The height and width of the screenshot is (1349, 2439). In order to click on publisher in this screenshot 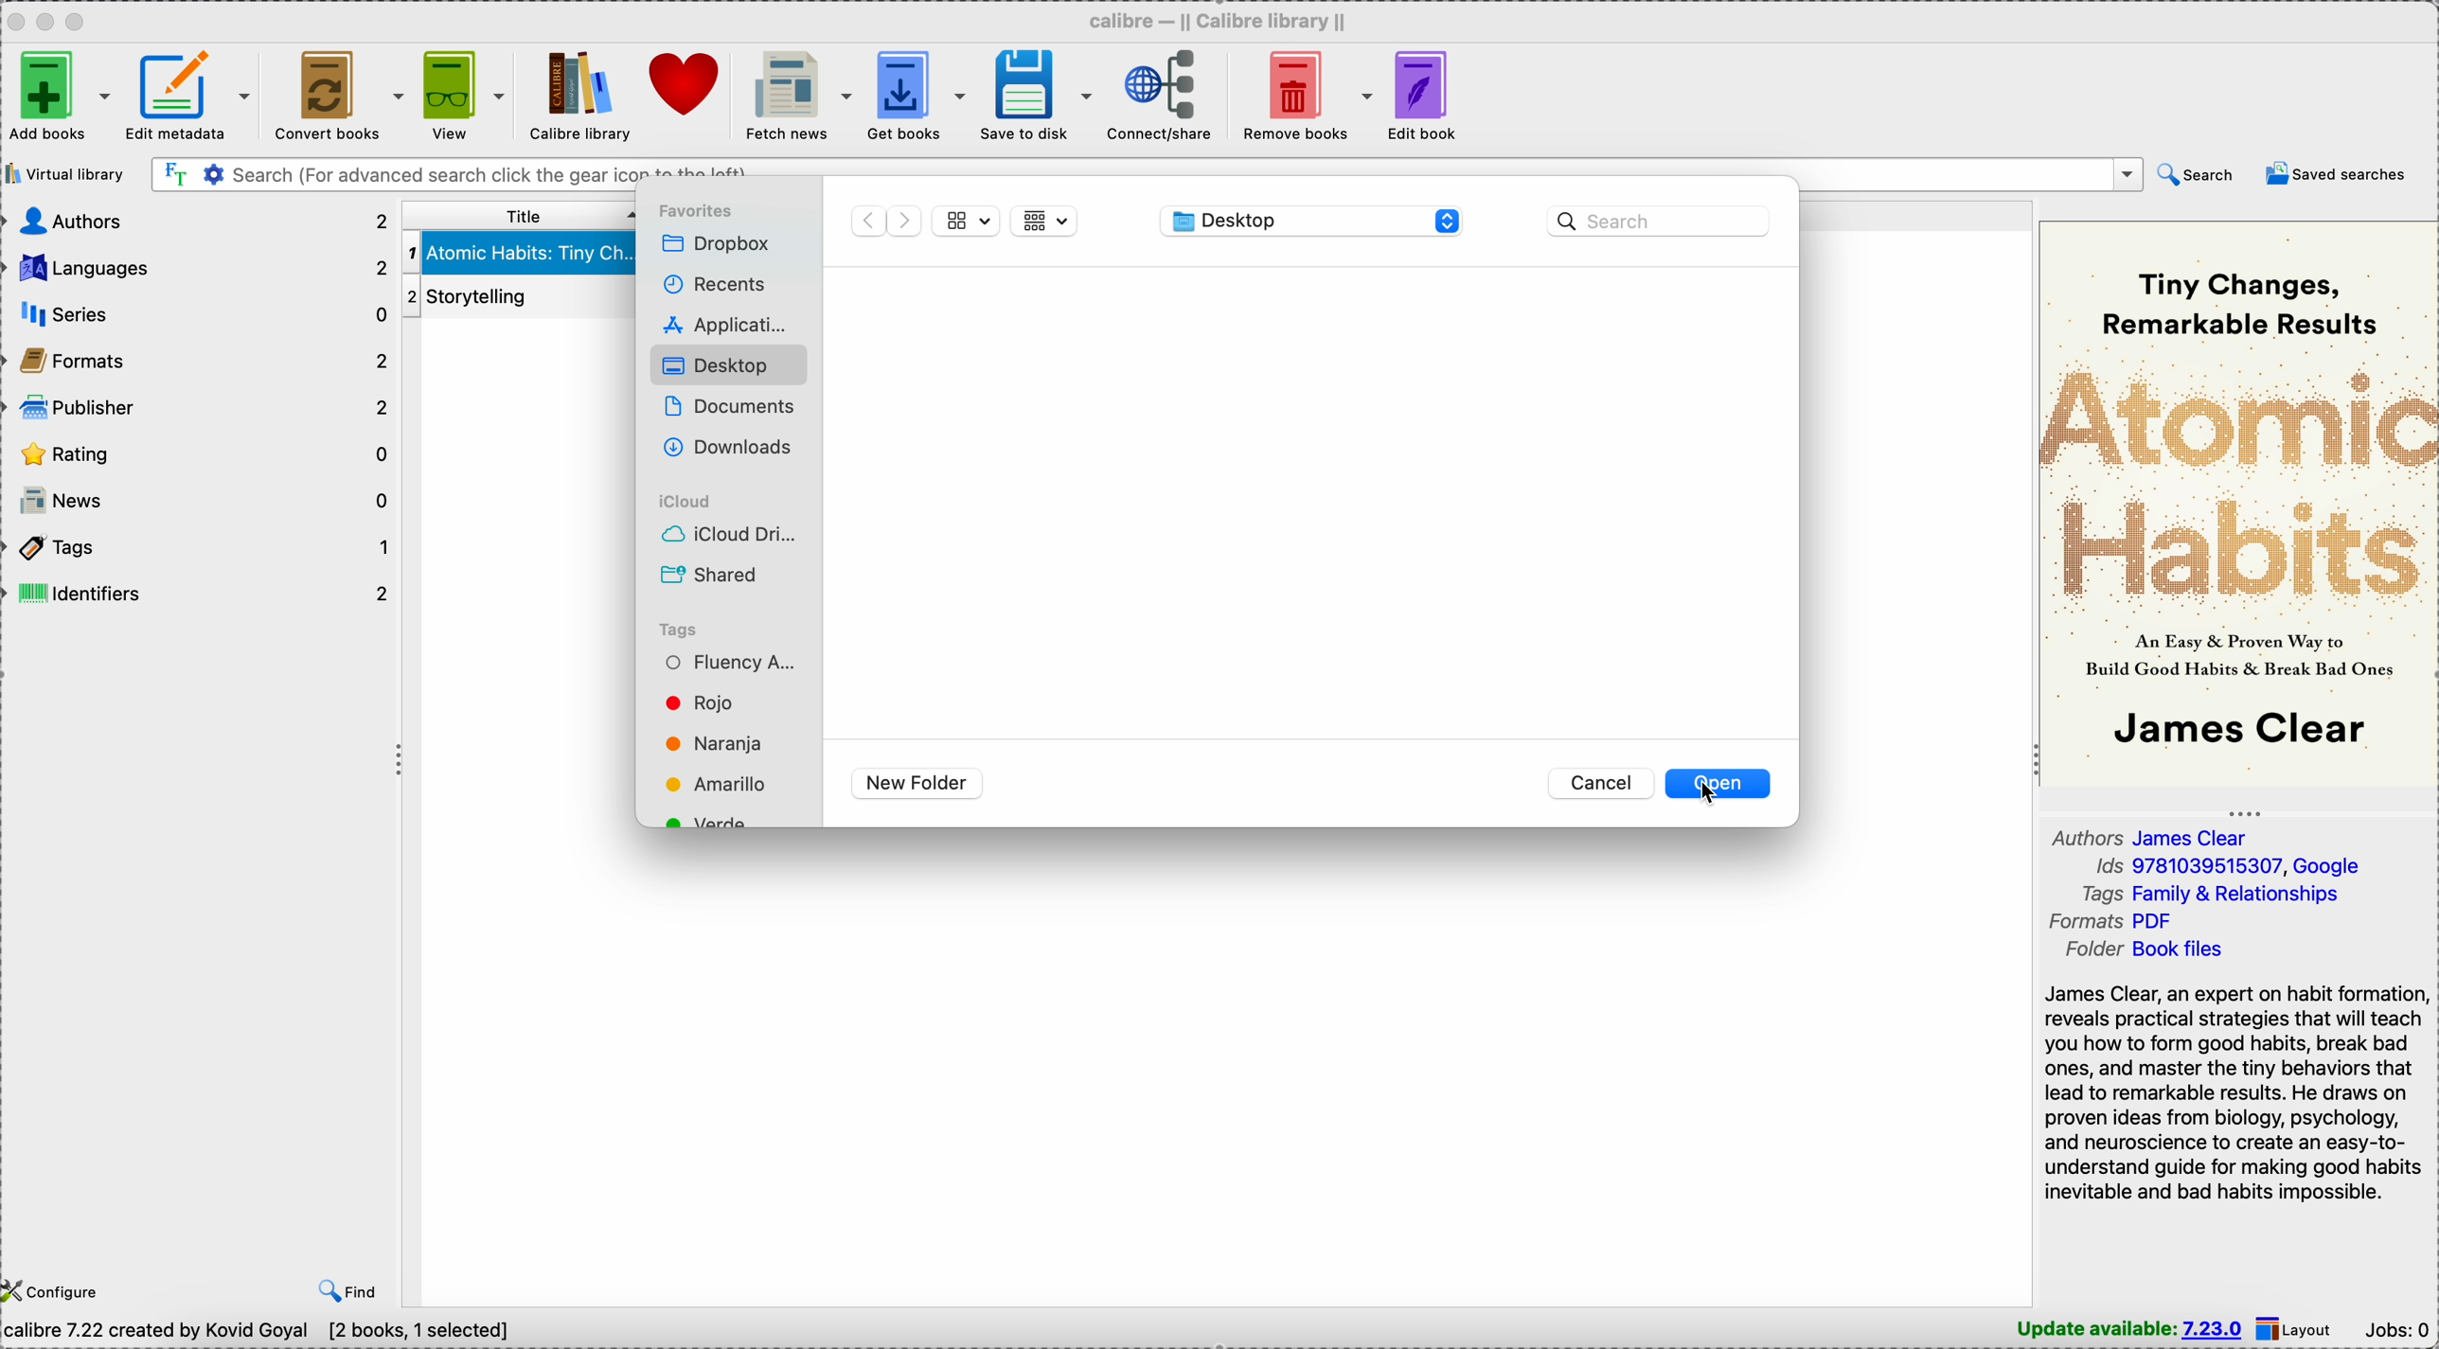, I will do `click(203, 408)`.